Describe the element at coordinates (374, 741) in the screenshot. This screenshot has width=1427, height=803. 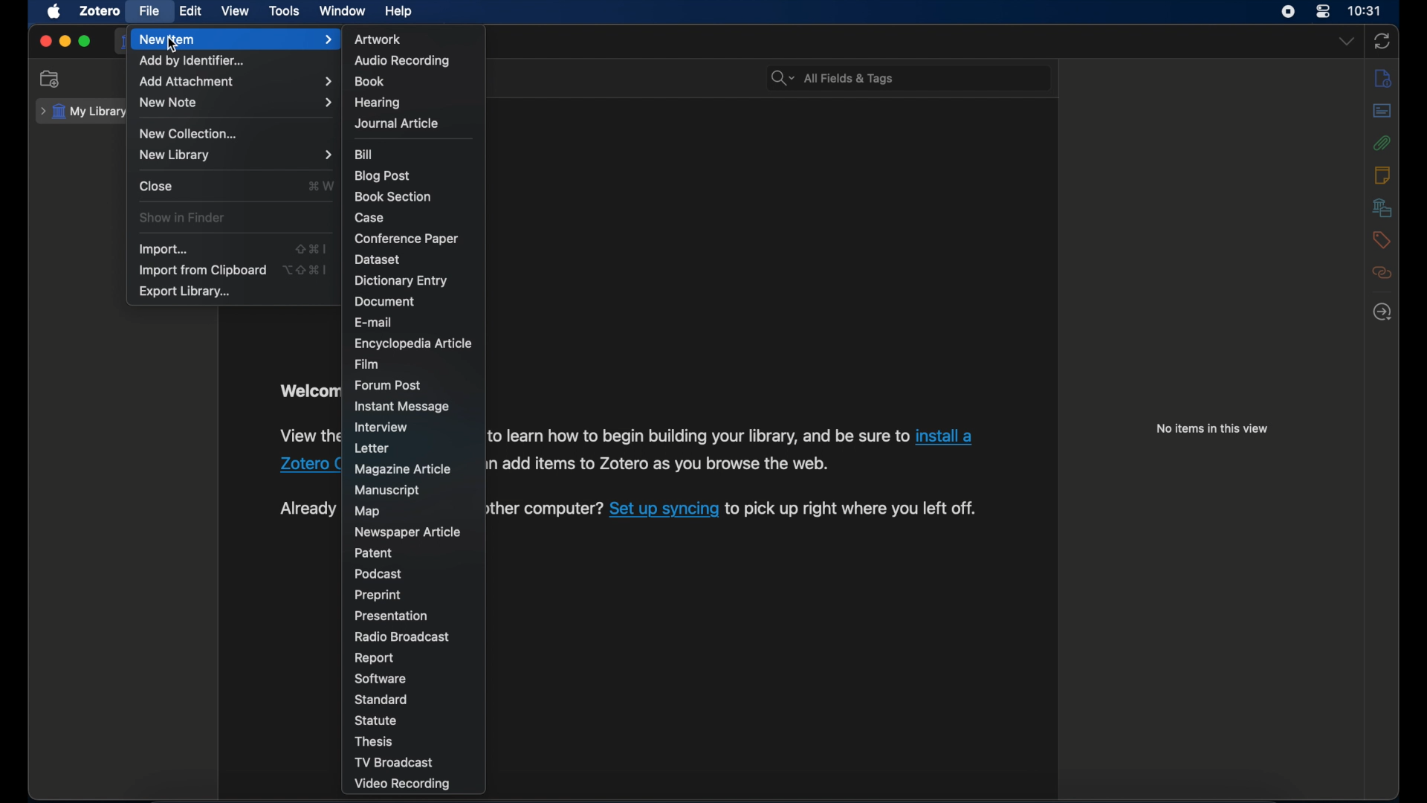
I see `thesis` at that location.